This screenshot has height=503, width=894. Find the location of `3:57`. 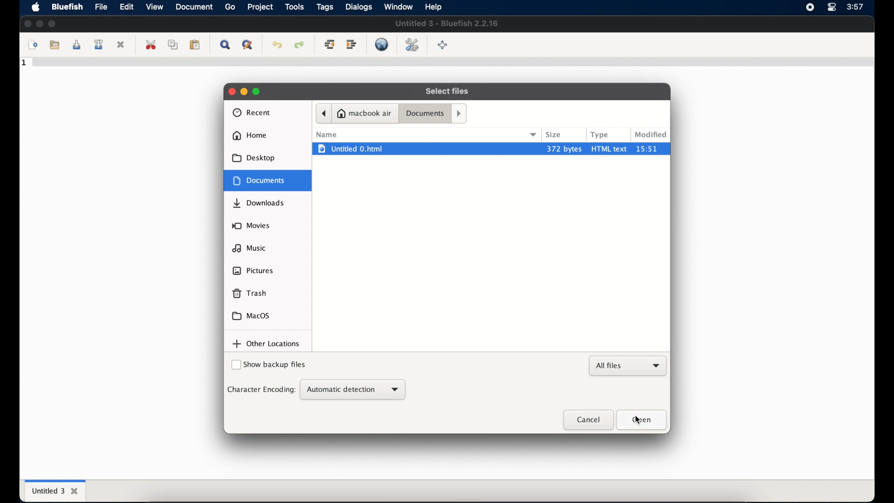

3:57 is located at coordinates (857, 6).